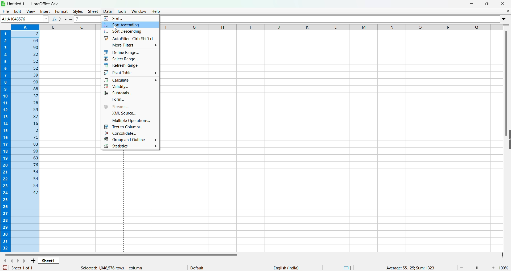  Describe the element at coordinates (129, 140) in the screenshot. I see `Group and Outline` at that location.